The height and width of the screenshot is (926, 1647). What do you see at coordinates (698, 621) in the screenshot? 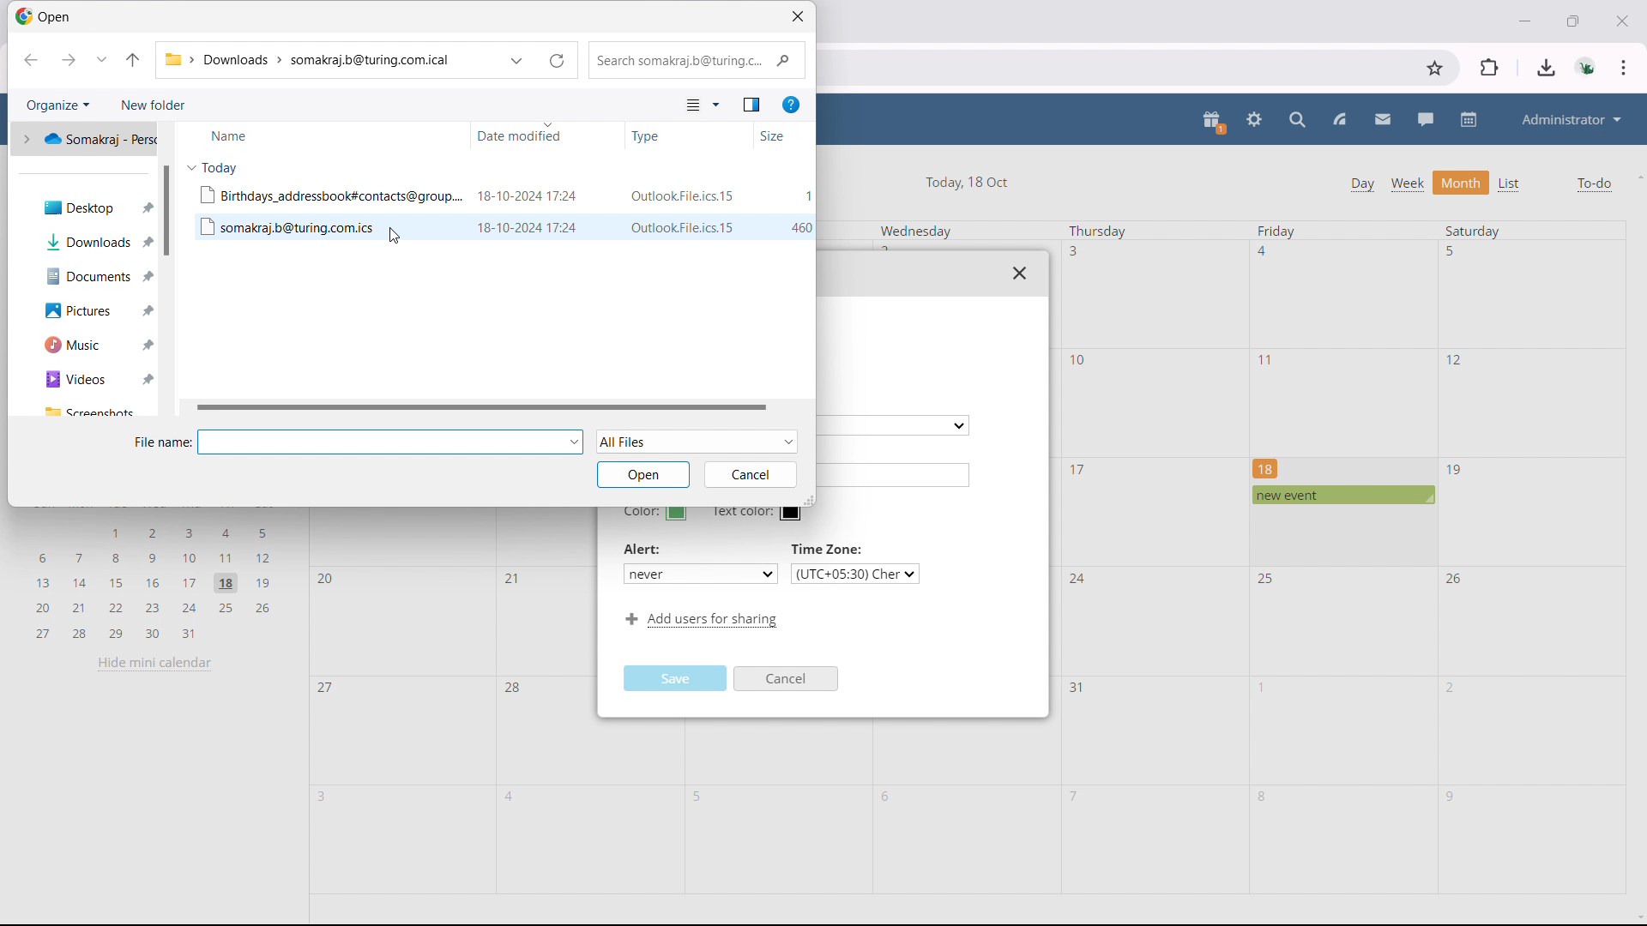
I see `Add users for sharing` at bounding box center [698, 621].